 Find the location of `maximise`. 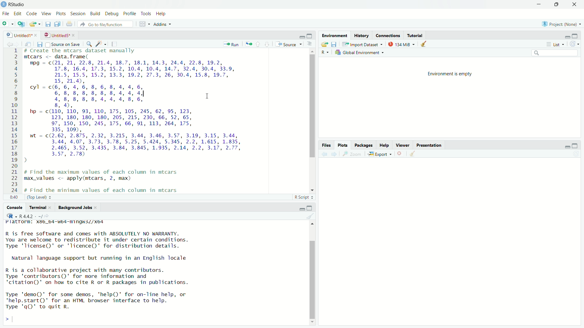

maximise is located at coordinates (310, 207).